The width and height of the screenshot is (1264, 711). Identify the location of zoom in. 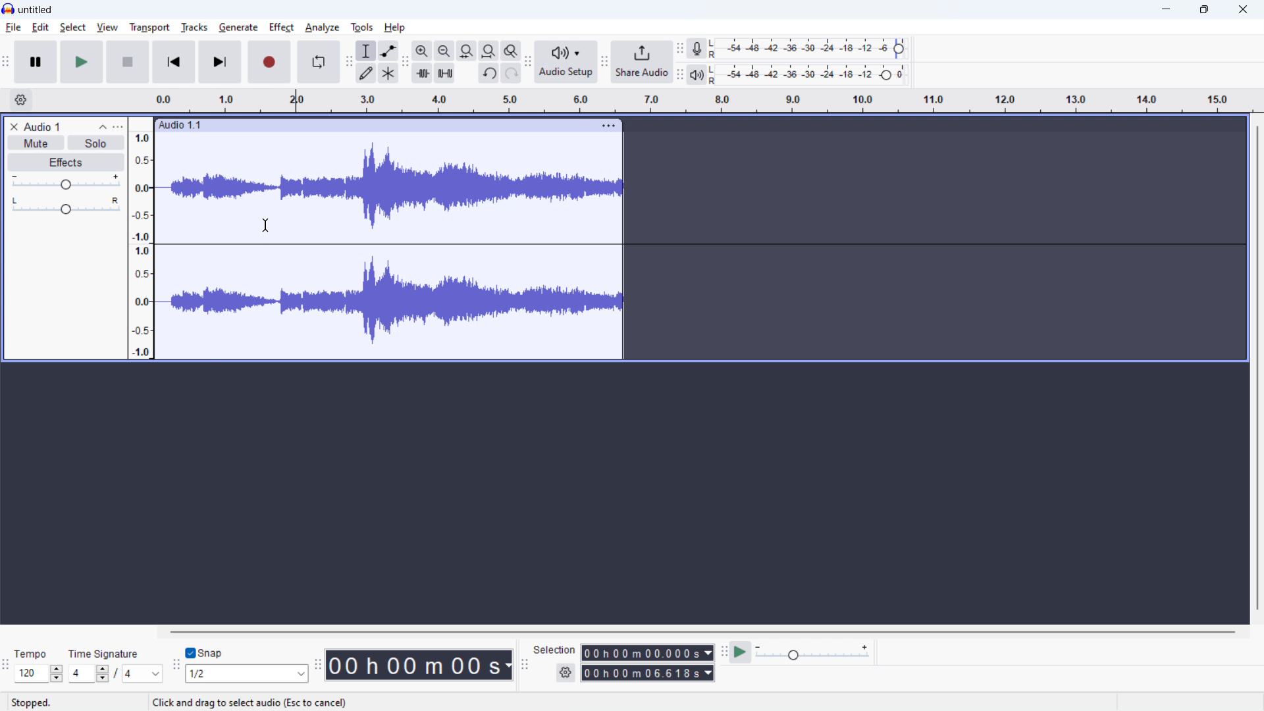
(422, 50).